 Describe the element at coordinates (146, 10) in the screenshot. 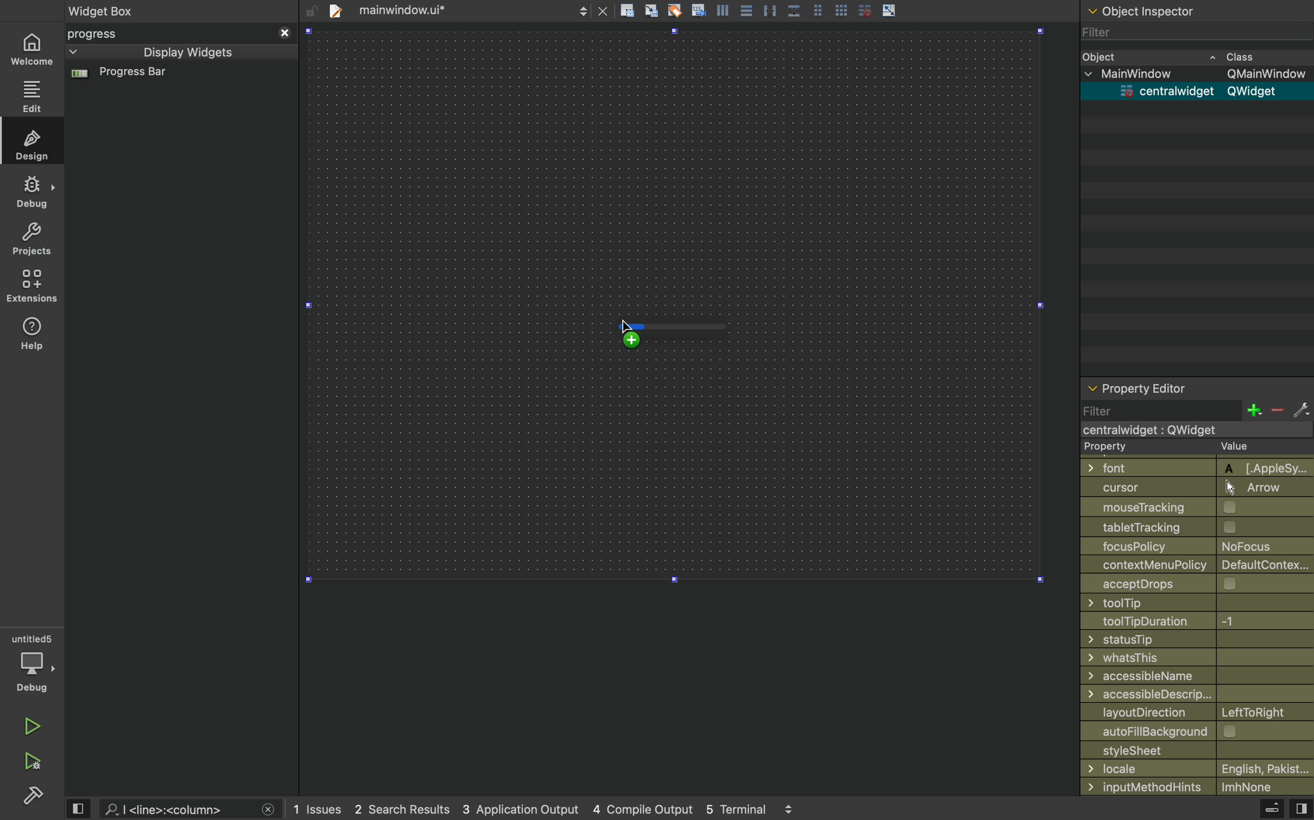

I see `widgetbox` at that location.